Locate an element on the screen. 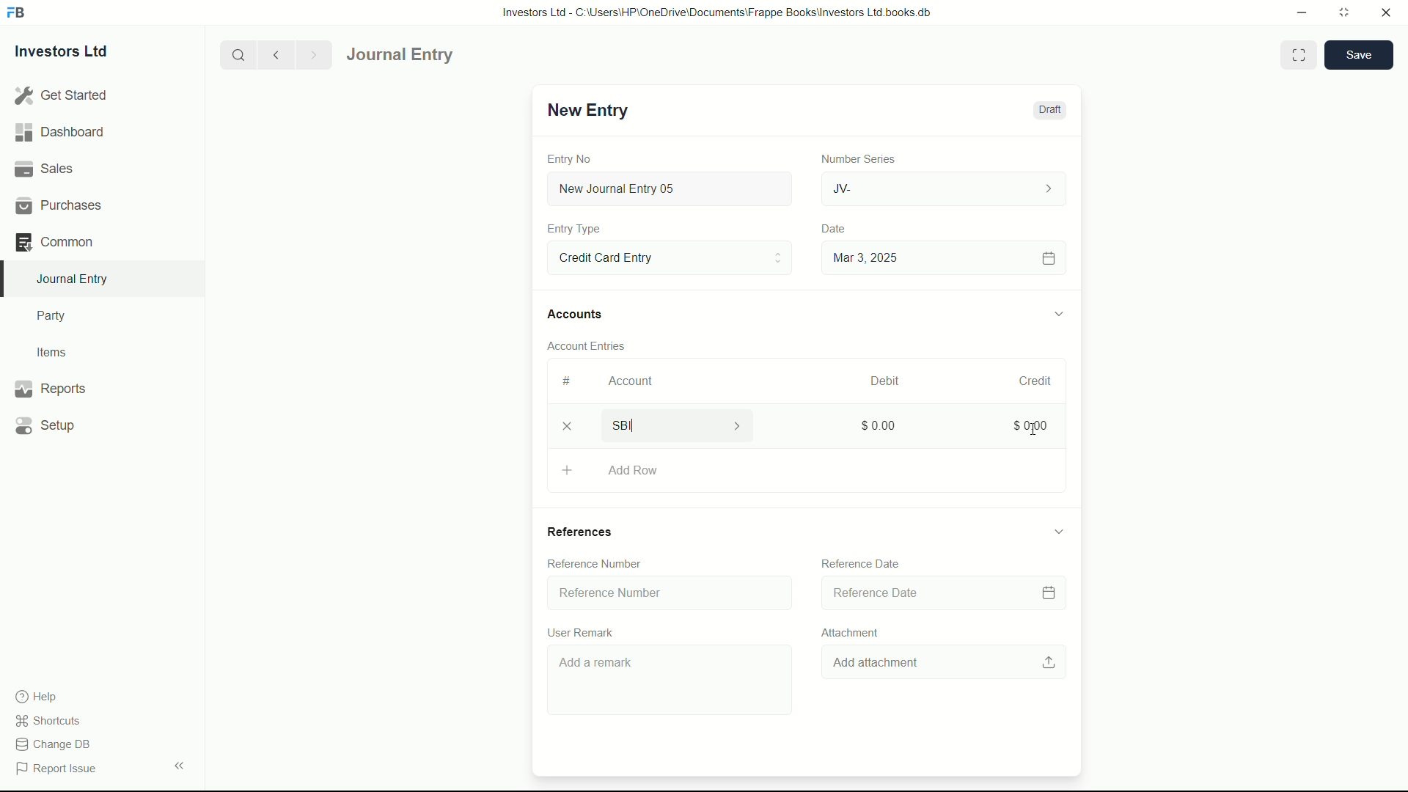  Reference Date is located at coordinates (860, 563).